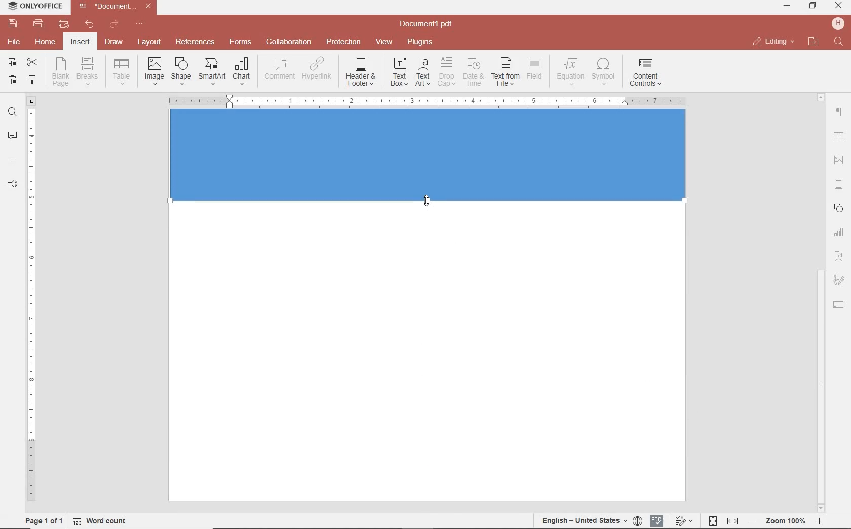 The height and width of the screenshot is (529, 851). I want to click on close, so click(773, 42).